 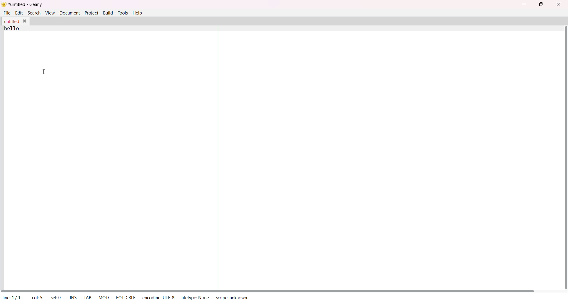 What do you see at coordinates (26, 5) in the screenshot?
I see `untitled - geany` at bounding box center [26, 5].